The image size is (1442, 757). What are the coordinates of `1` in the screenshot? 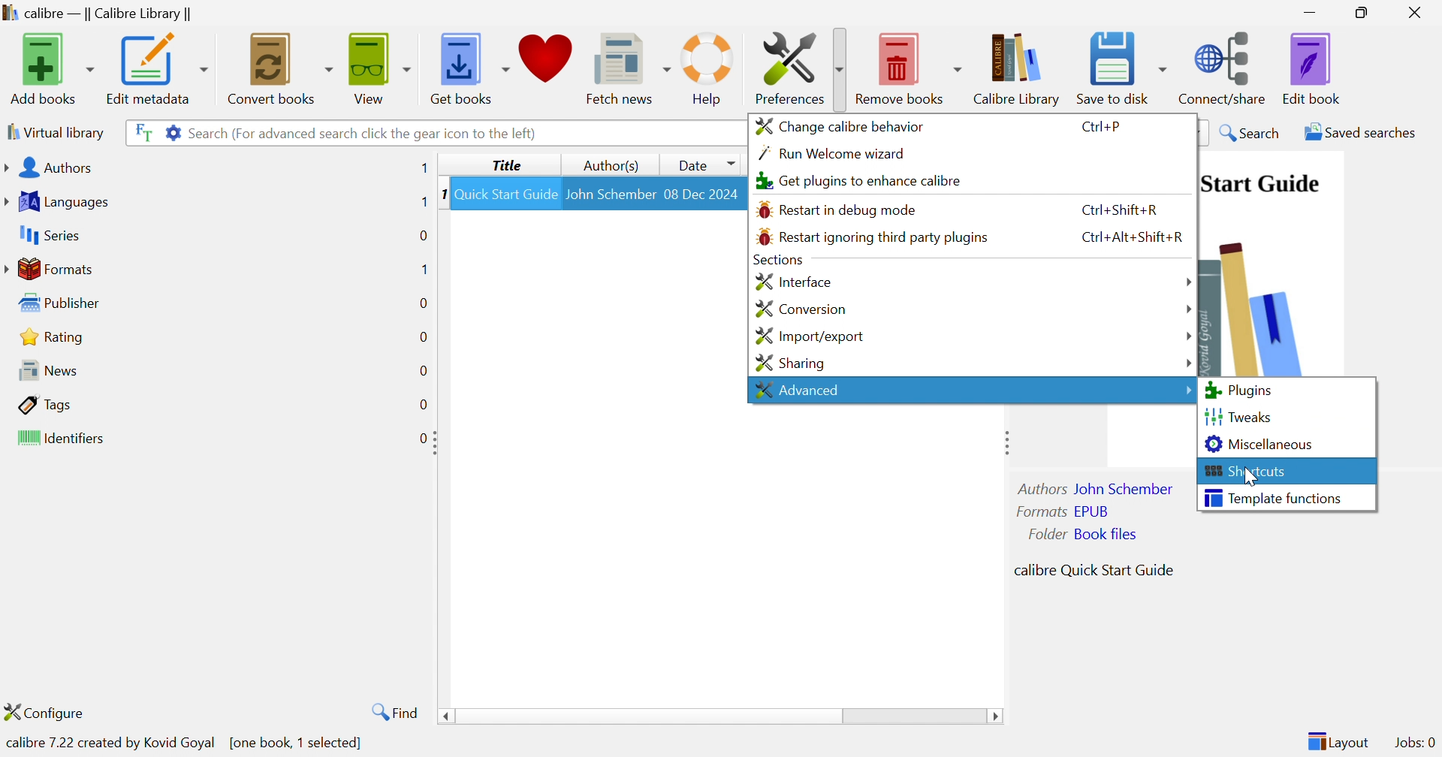 It's located at (424, 168).